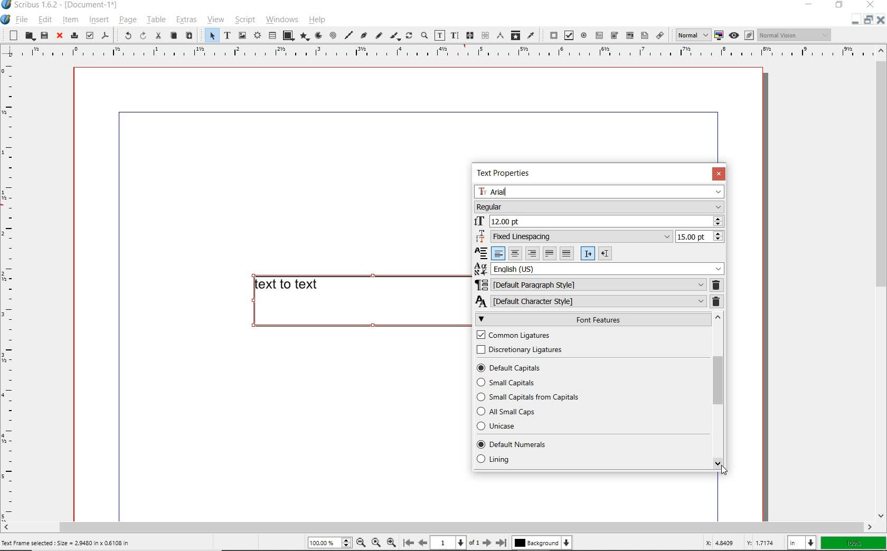 The image size is (887, 551). What do you see at coordinates (317, 36) in the screenshot?
I see `arc` at bounding box center [317, 36].